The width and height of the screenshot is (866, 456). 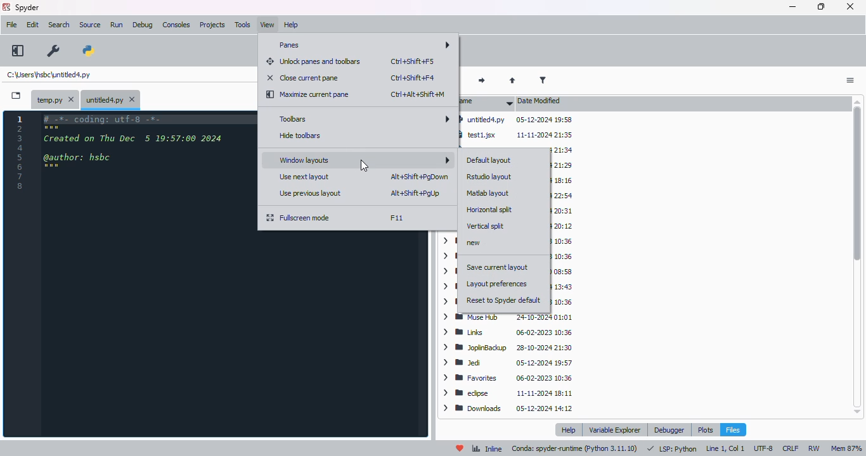 I want to click on shortcut for maximize current pane, so click(x=417, y=94).